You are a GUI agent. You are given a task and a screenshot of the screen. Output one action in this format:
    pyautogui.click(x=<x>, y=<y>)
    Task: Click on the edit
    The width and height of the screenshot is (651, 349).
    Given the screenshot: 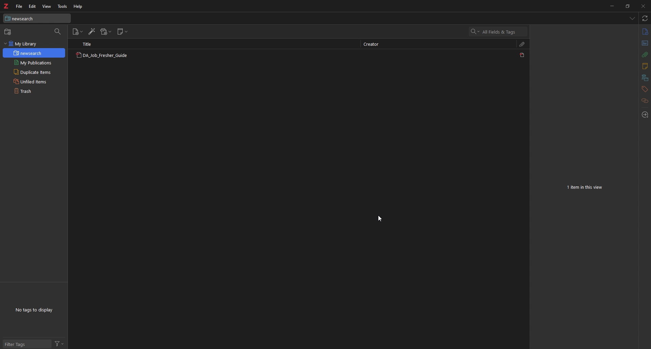 What is the action you would take?
    pyautogui.click(x=33, y=6)
    